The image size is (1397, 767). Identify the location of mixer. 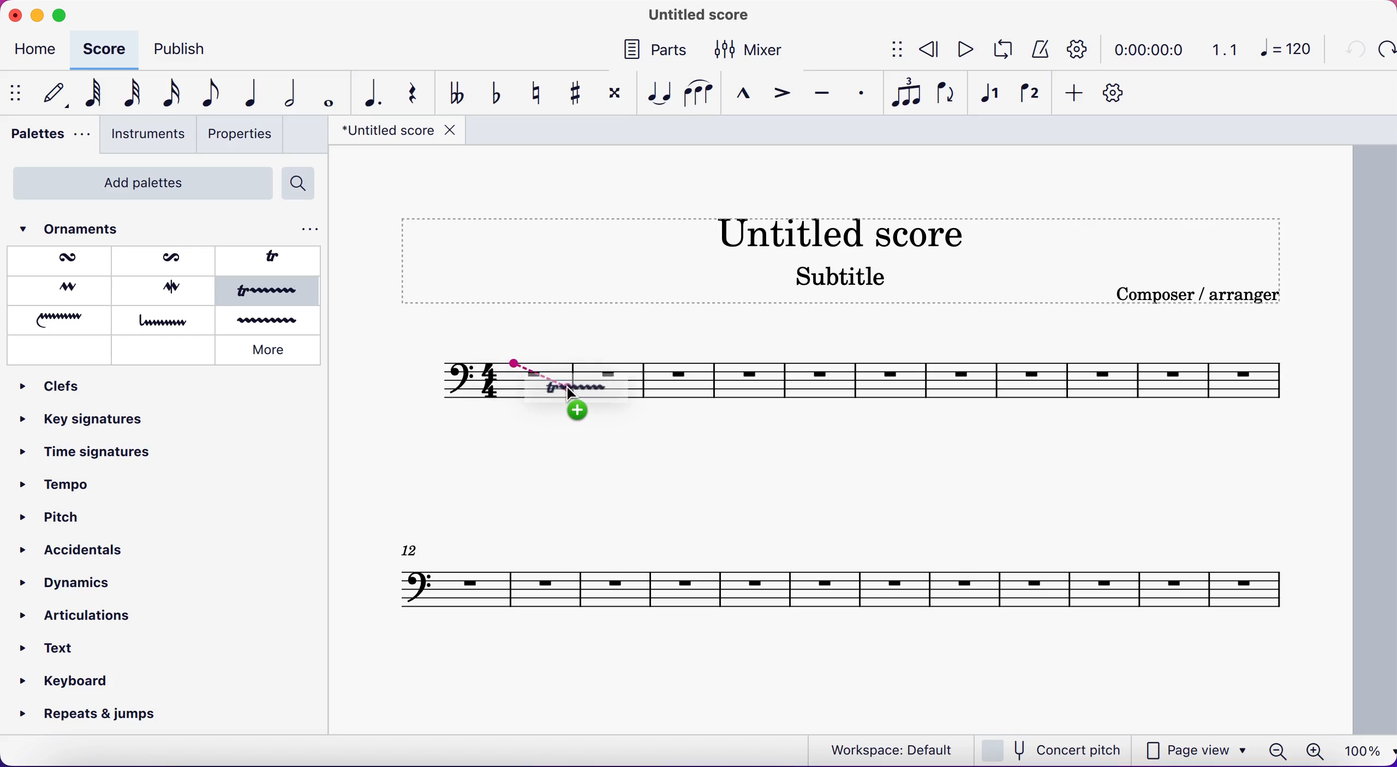
(757, 49).